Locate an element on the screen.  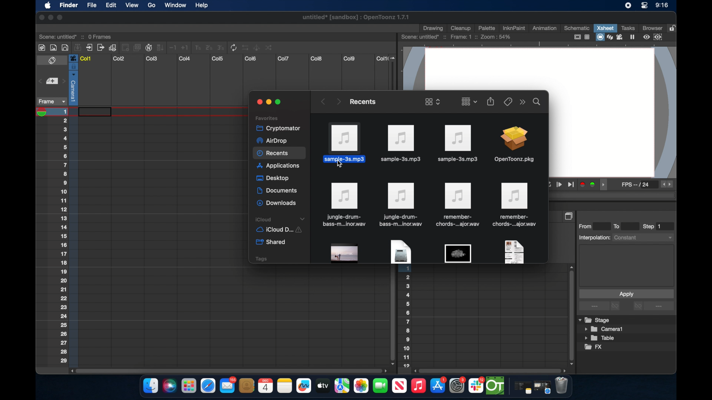
mp3 icon is located at coordinates (401, 144).